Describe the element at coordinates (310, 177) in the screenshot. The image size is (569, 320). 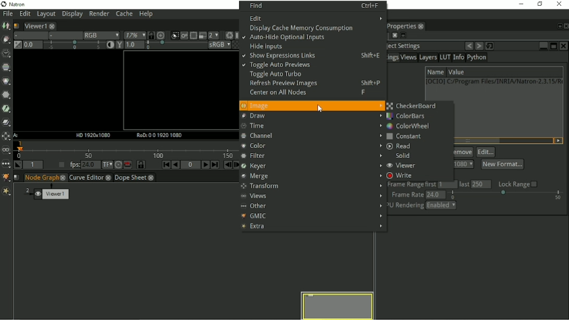
I see `Merge` at that location.